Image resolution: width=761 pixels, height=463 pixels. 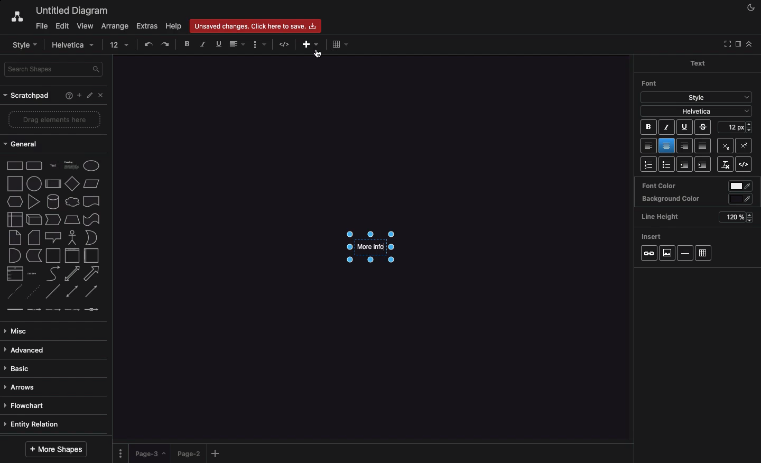 I want to click on Add, so click(x=217, y=453).